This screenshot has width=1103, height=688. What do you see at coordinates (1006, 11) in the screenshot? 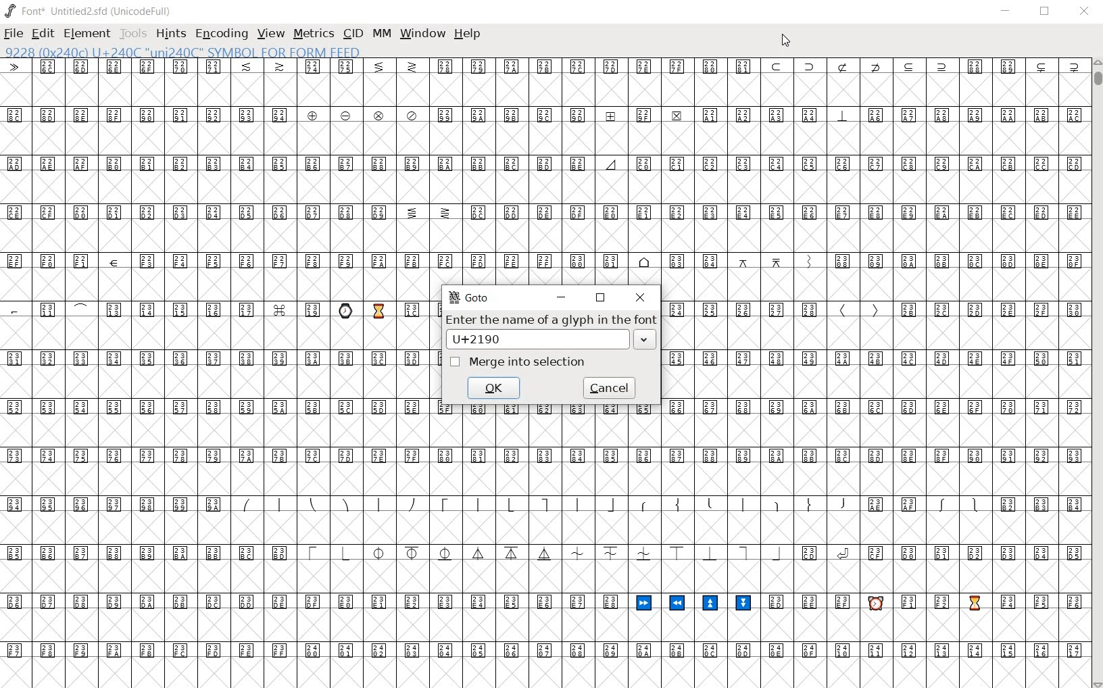
I see `minimize` at bounding box center [1006, 11].